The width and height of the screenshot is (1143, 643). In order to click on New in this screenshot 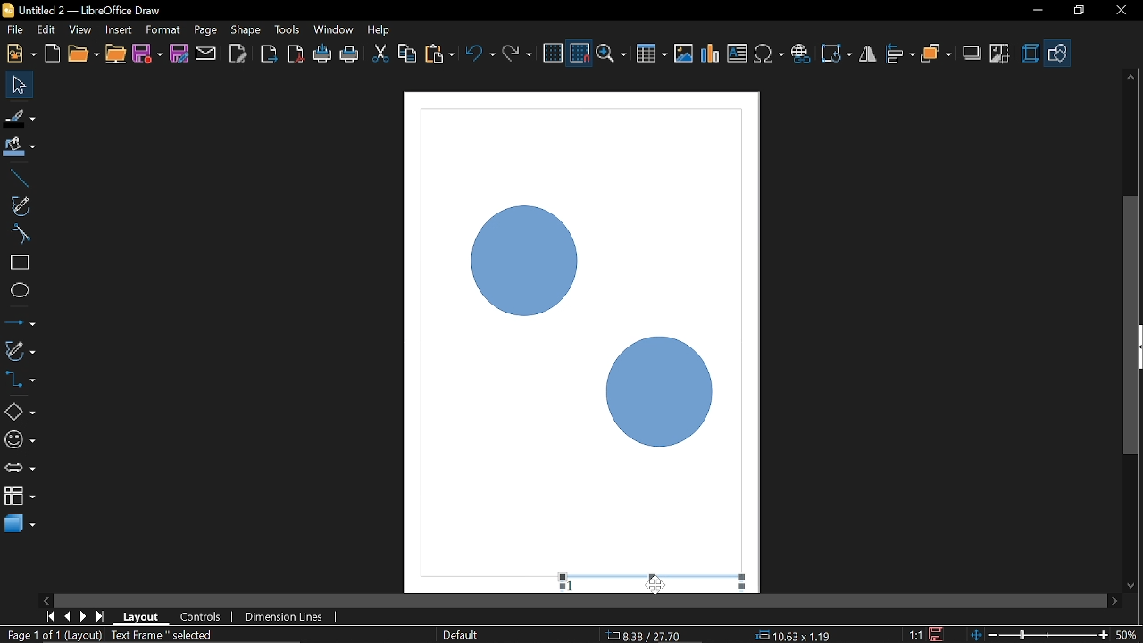, I will do `click(20, 54)`.